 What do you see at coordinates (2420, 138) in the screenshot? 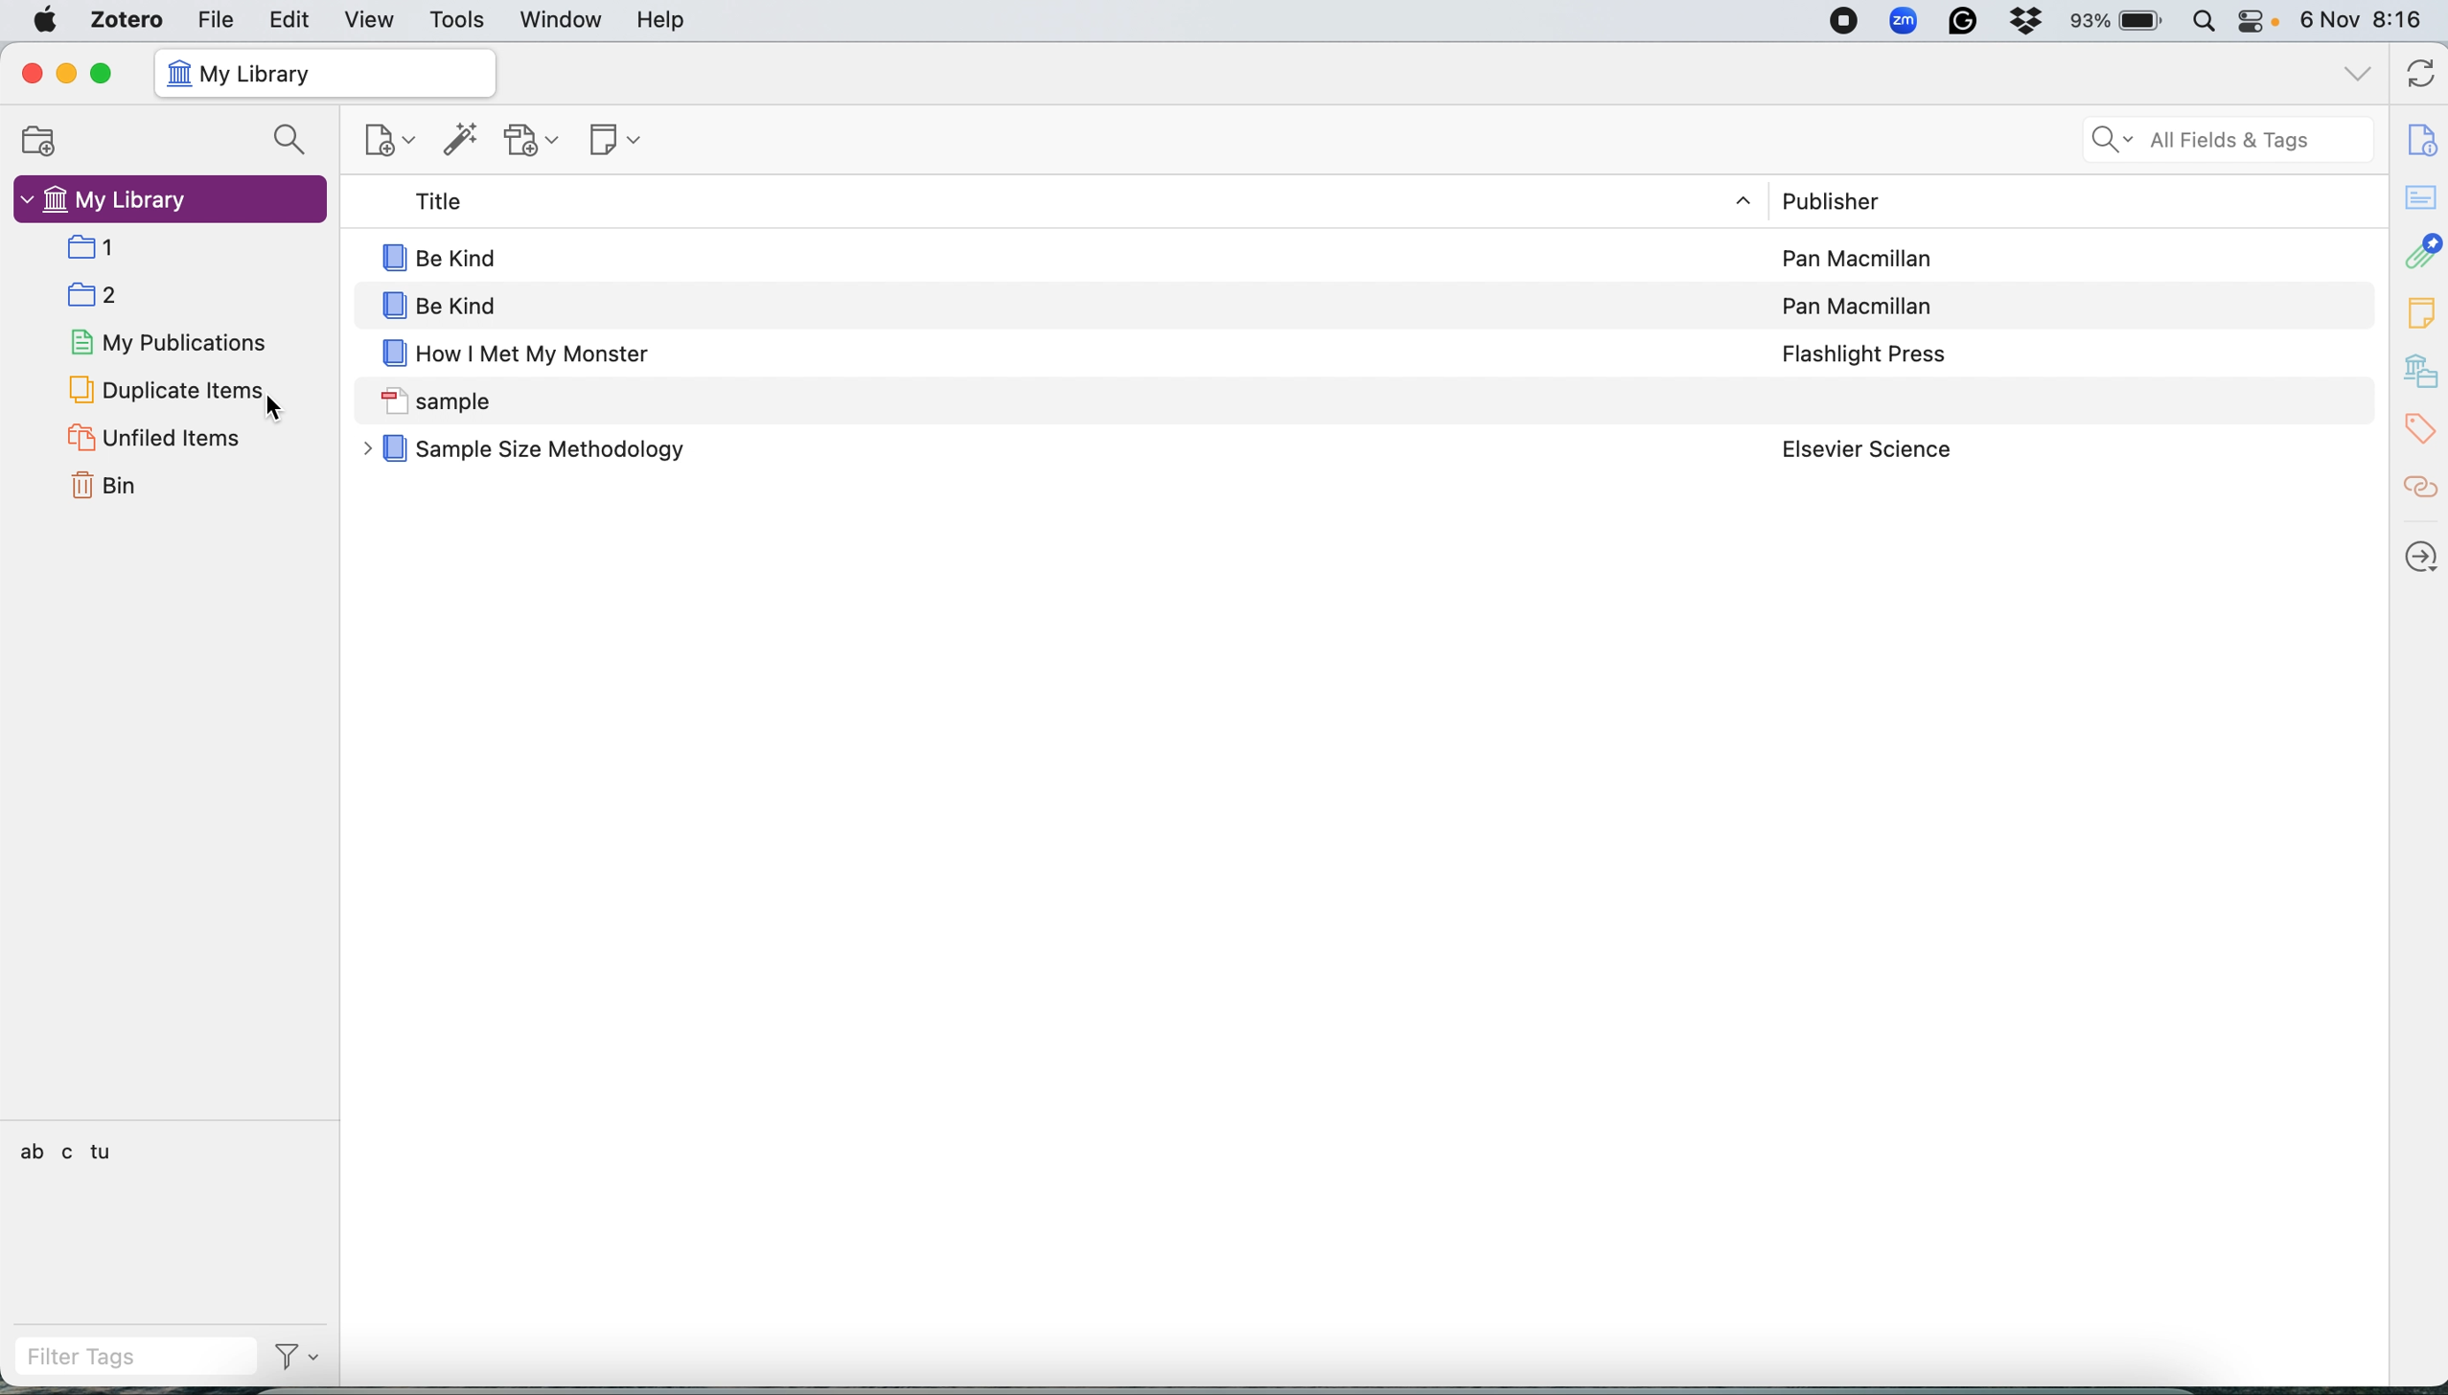
I see `note info` at bounding box center [2420, 138].